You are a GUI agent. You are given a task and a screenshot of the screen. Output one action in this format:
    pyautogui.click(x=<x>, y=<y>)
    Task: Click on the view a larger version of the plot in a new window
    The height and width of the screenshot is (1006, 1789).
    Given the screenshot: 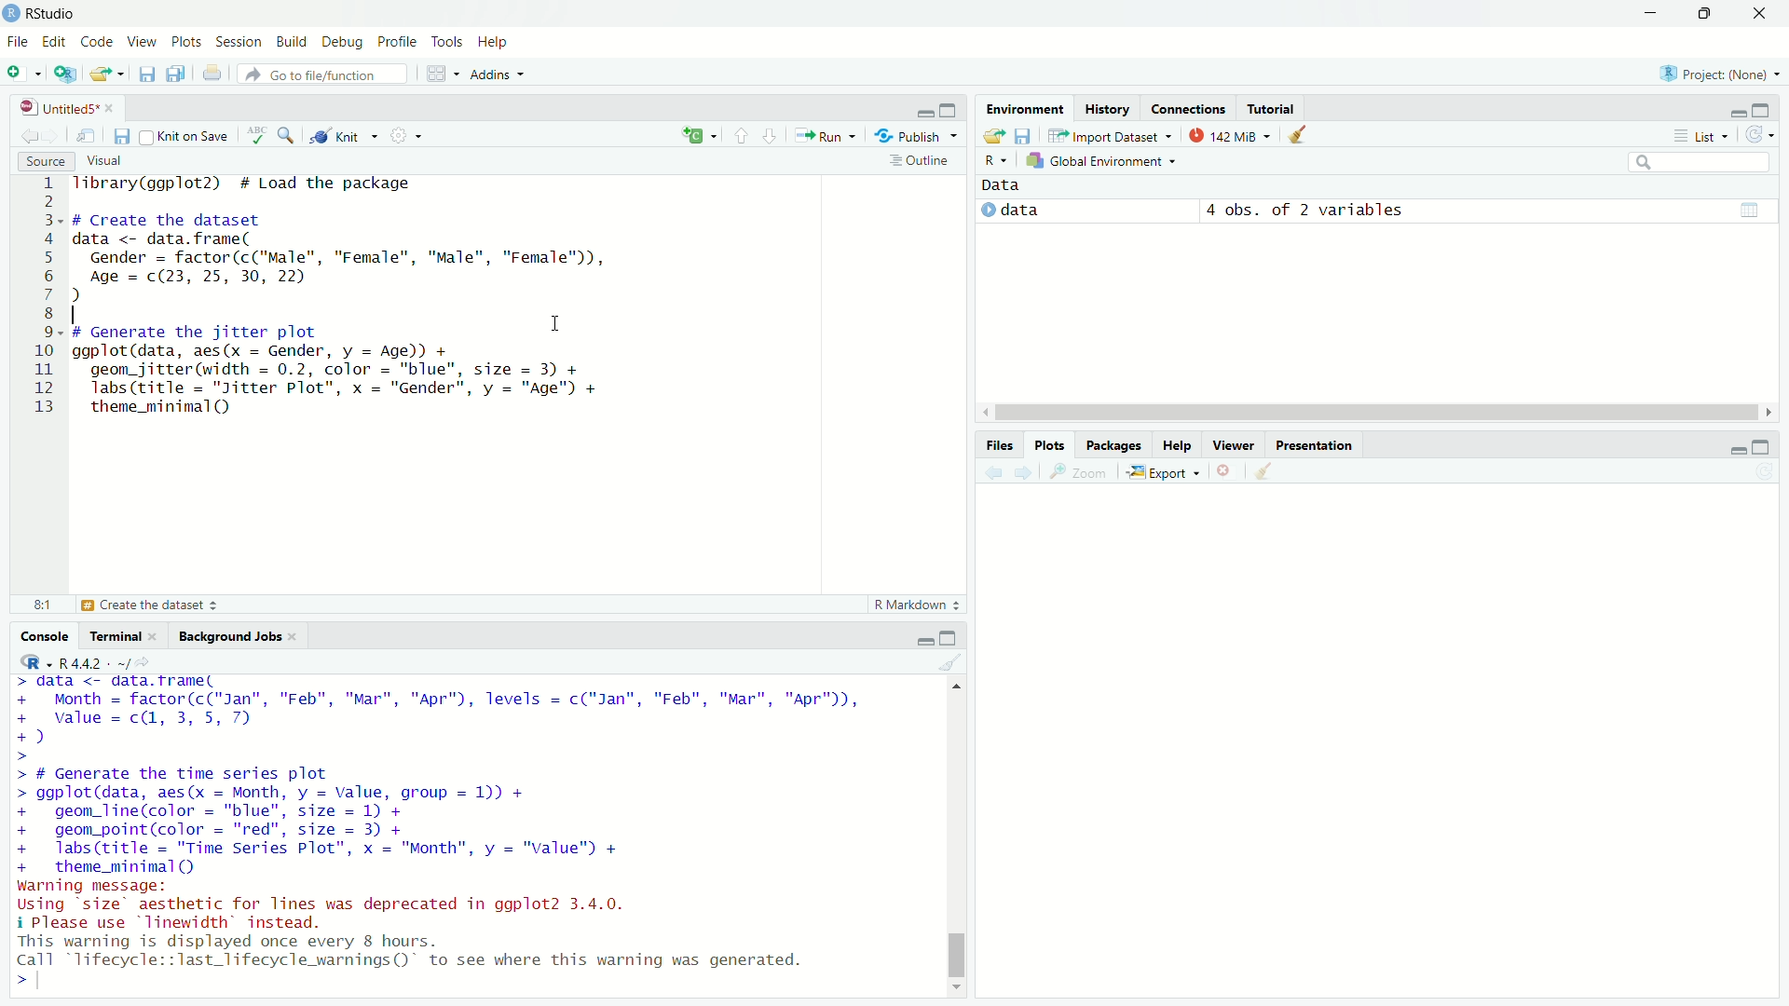 What is the action you would take?
    pyautogui.click(x=1085, y=473)
    